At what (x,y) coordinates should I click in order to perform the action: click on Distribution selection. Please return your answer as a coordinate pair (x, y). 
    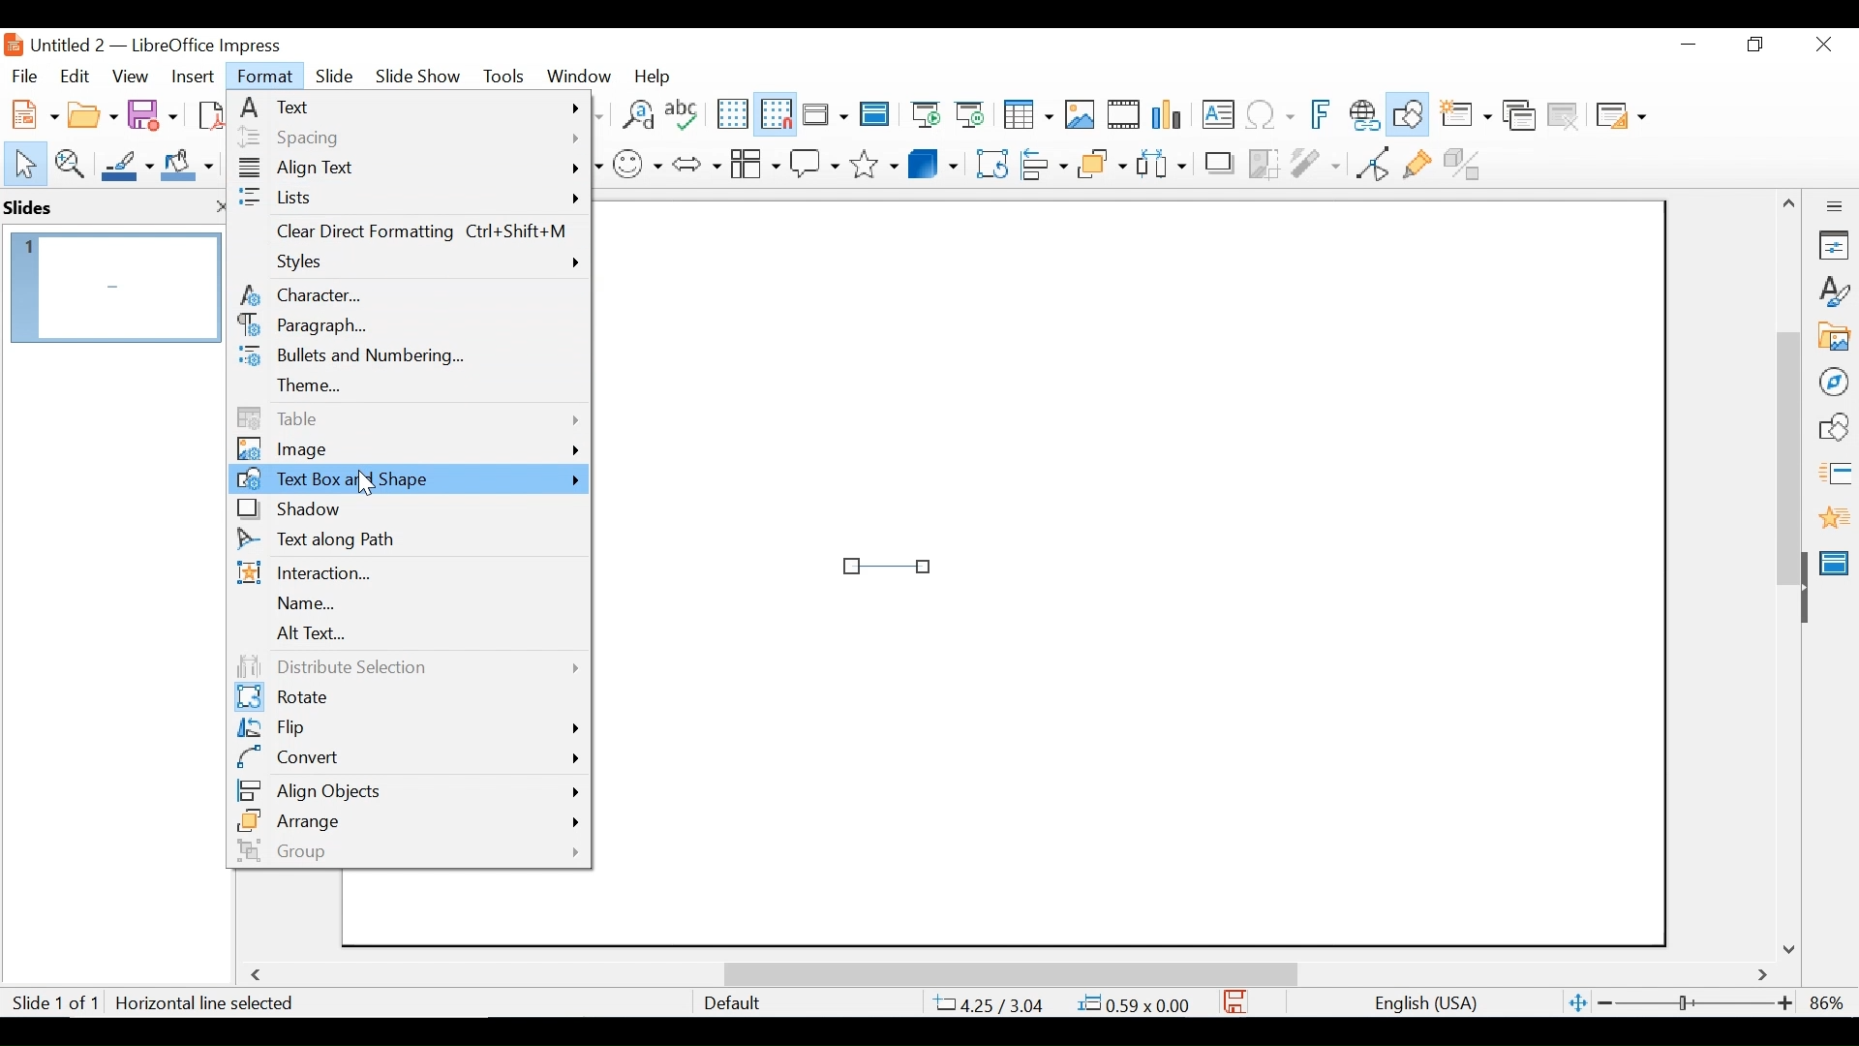
    Looking at the image, I should click on (404, 667).